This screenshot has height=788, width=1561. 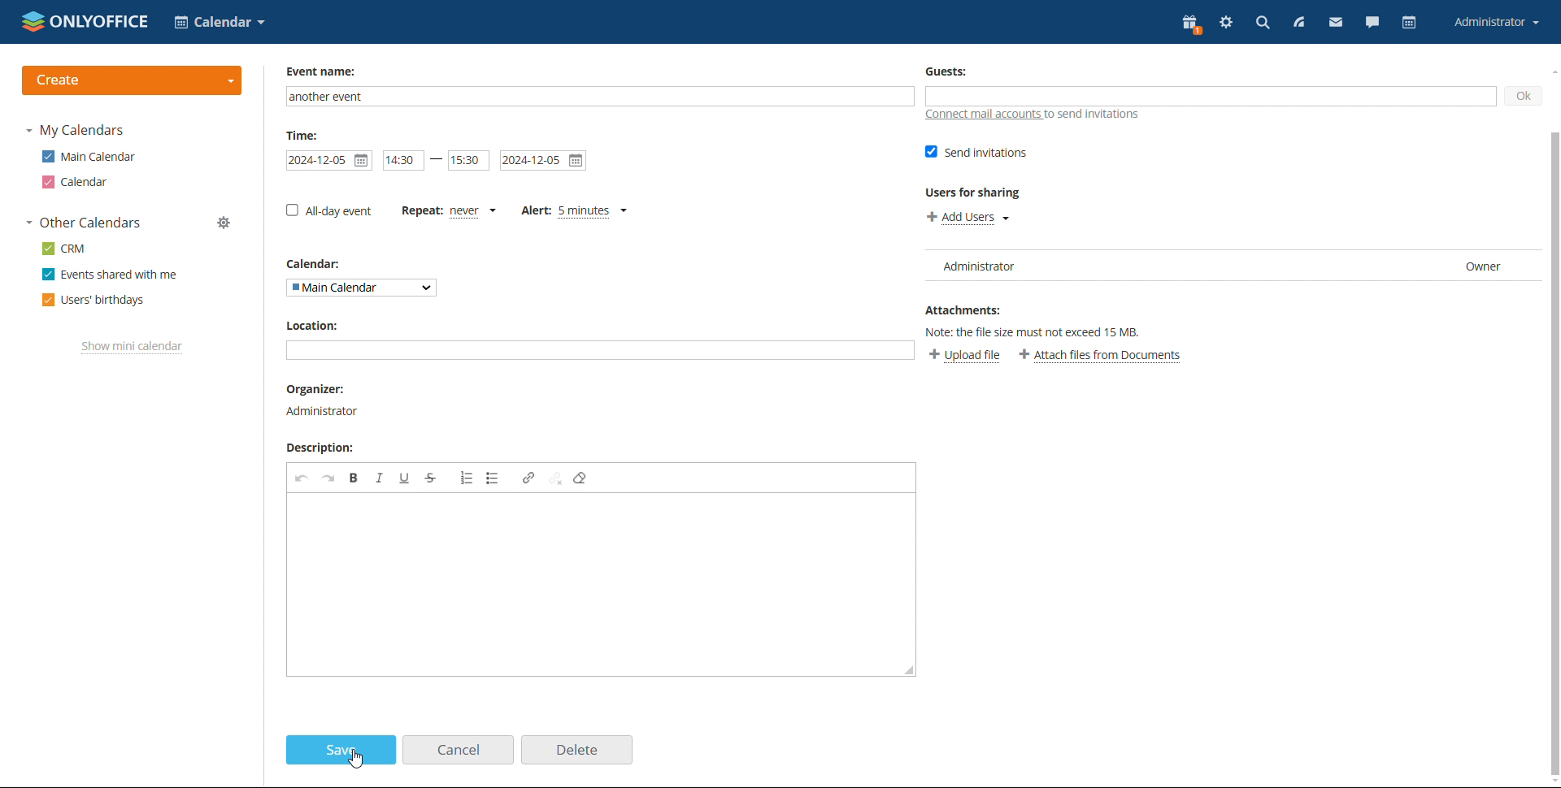 What do you see at coordinates (362, 288) in the screenshot?
I see `select calendar` at bounding box center [362, 288].